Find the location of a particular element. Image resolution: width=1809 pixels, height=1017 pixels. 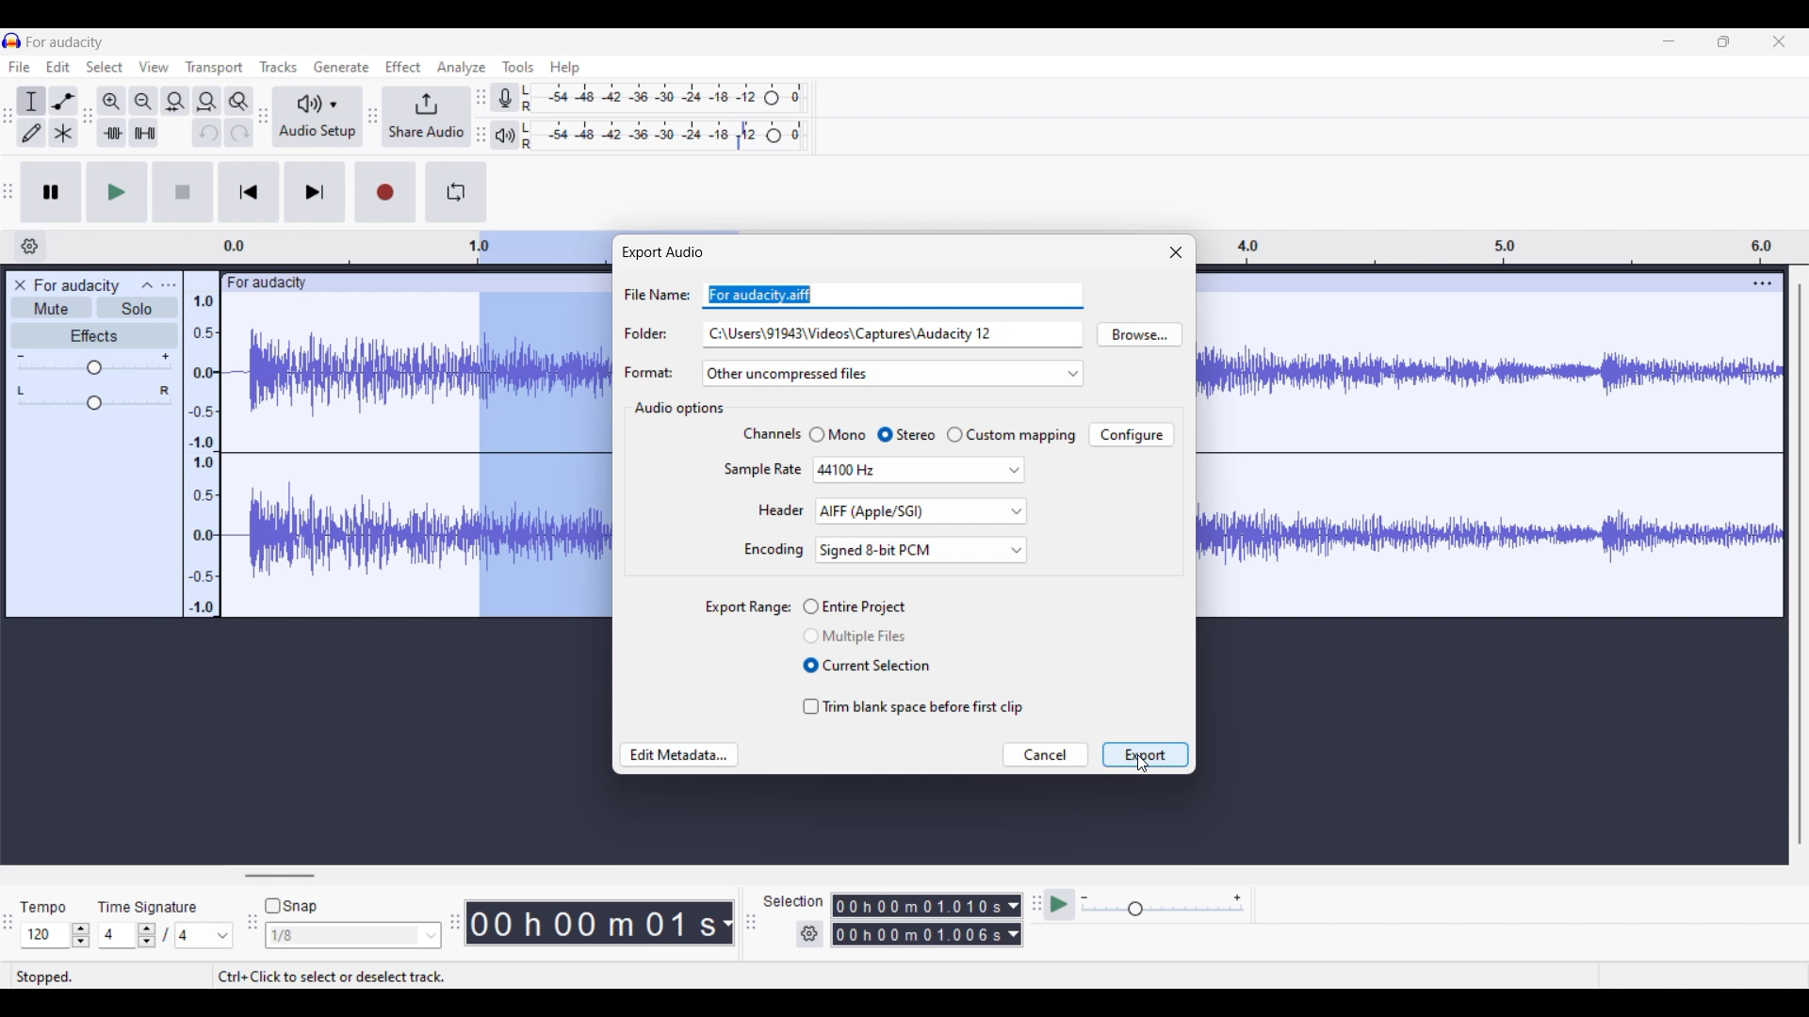

Fit selection to width is located at coordinates (176, 102).